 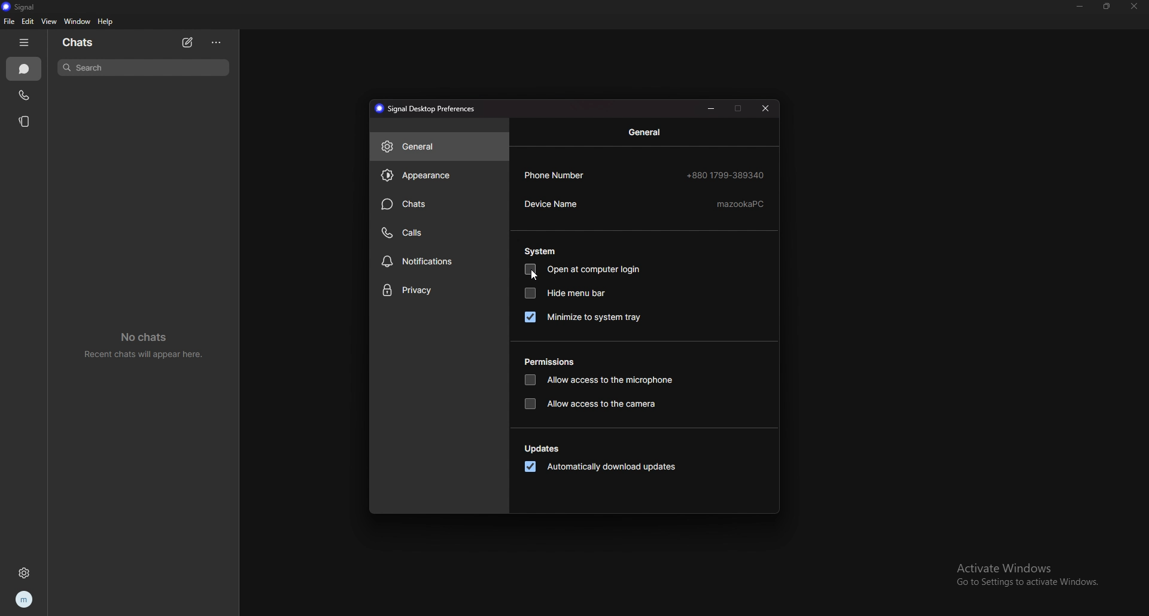 I want to click on call, so click(x=23, y=96).